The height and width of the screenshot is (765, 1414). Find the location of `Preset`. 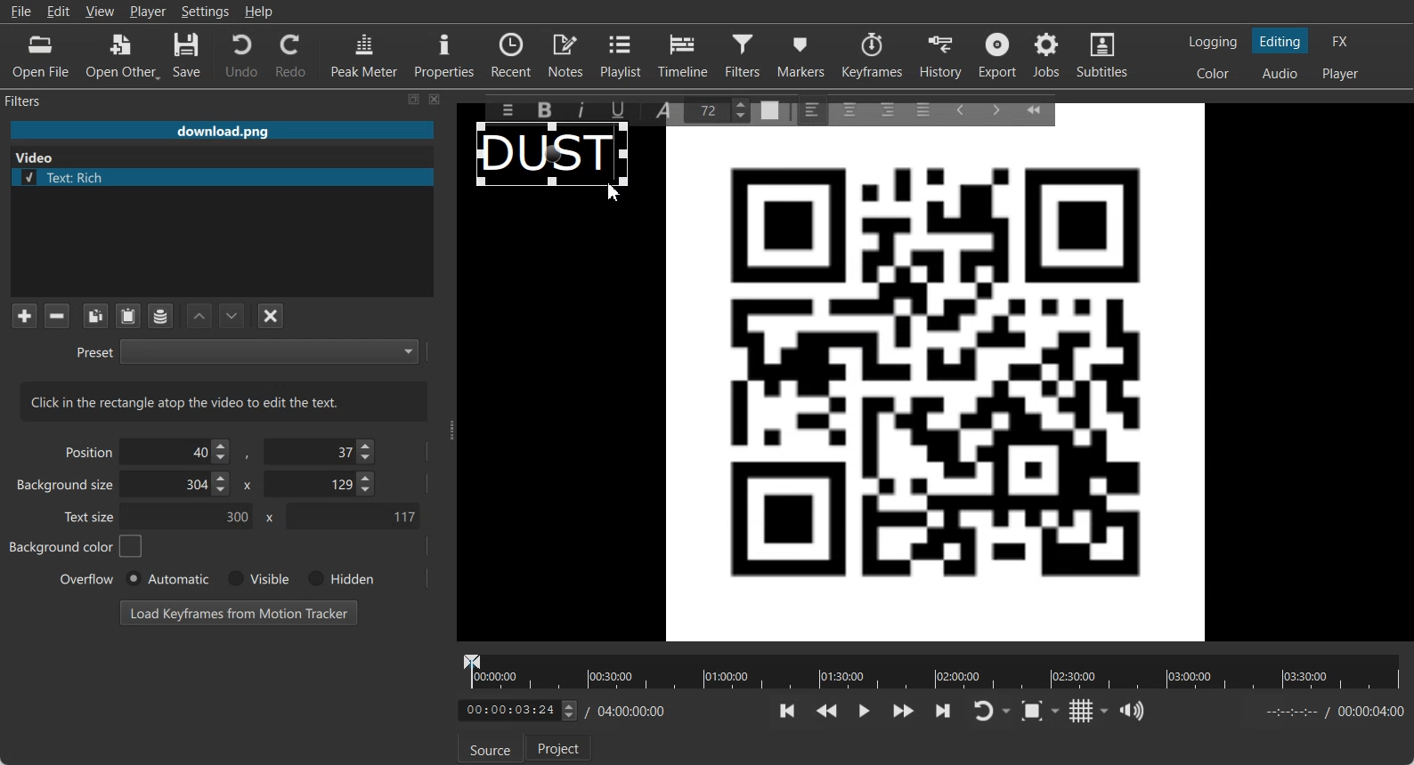

Preset is located at coordinates (247, 350).